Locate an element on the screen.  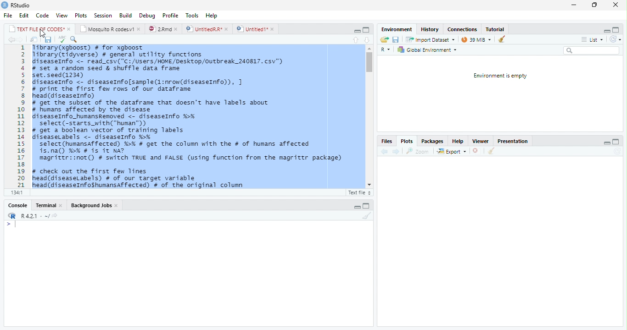
Scroll is located at coordinates (369, 116).